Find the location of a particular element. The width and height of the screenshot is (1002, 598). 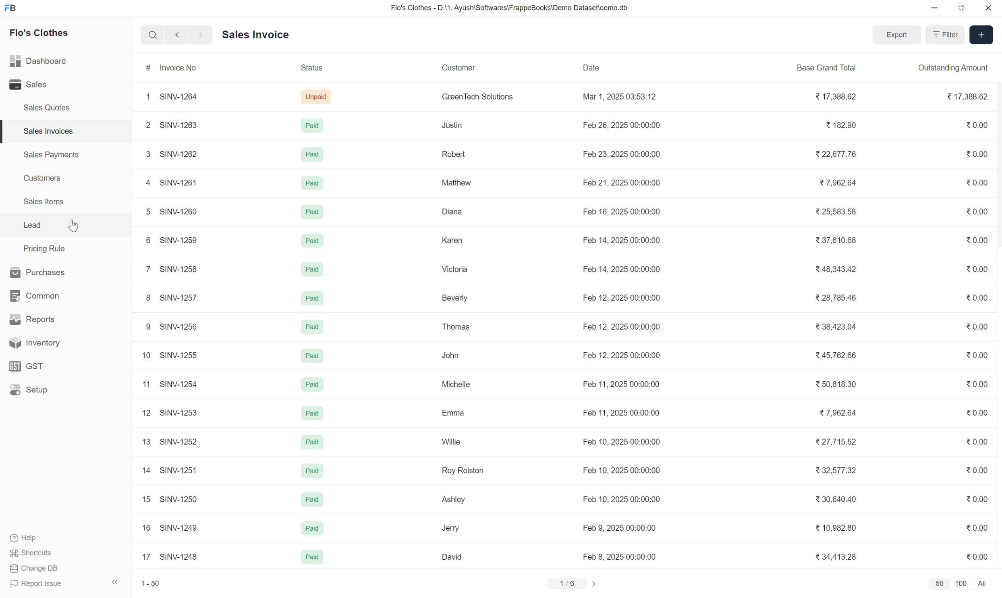

317,388.62 is located at coordinates (832, 97).